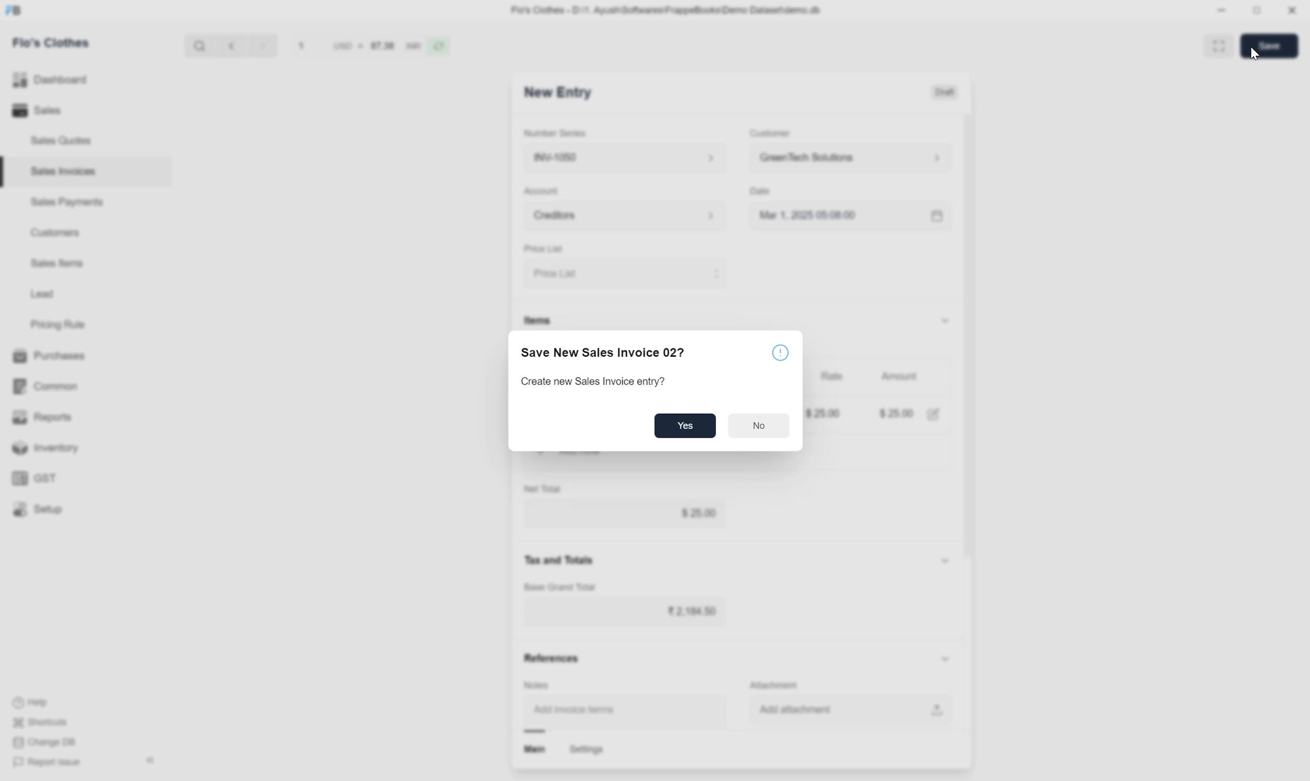  I want to click on select customer, so click(848, 159).